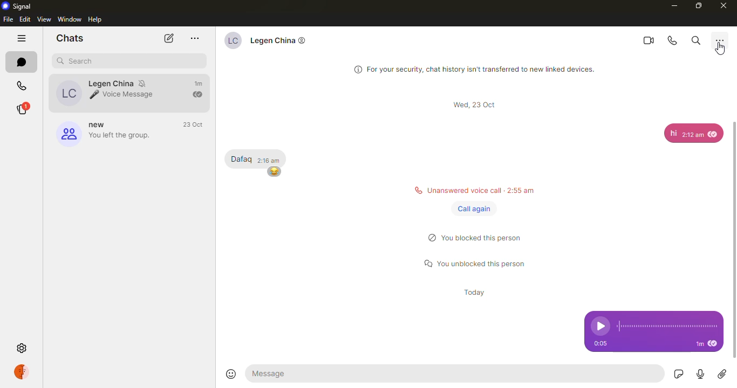  Describe the element at coordinates (693, 134) in the screenshot. I see `time` at that location.